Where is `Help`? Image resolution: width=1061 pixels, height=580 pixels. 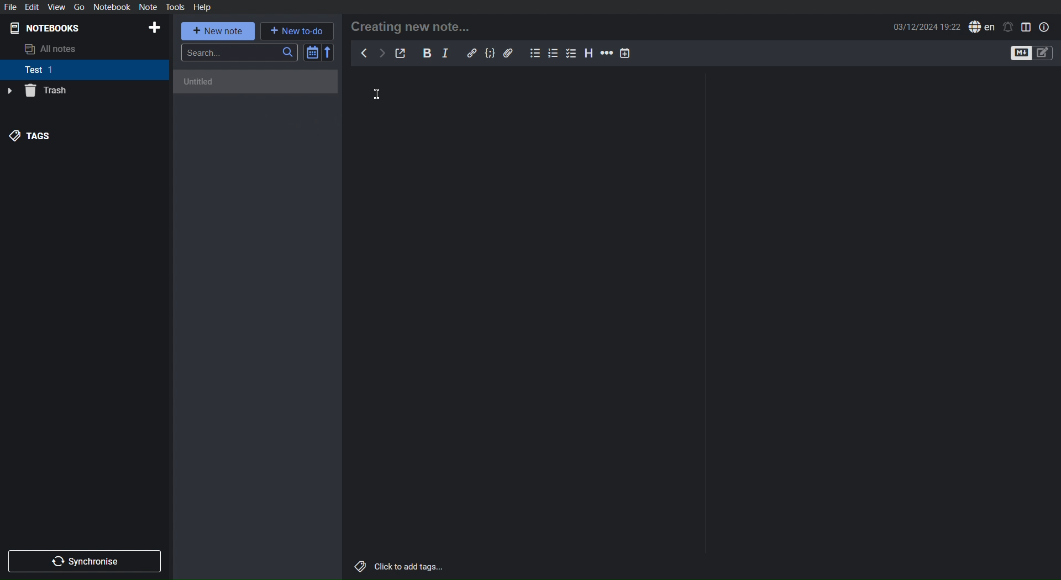 Help is located at coordinates (203, 7).